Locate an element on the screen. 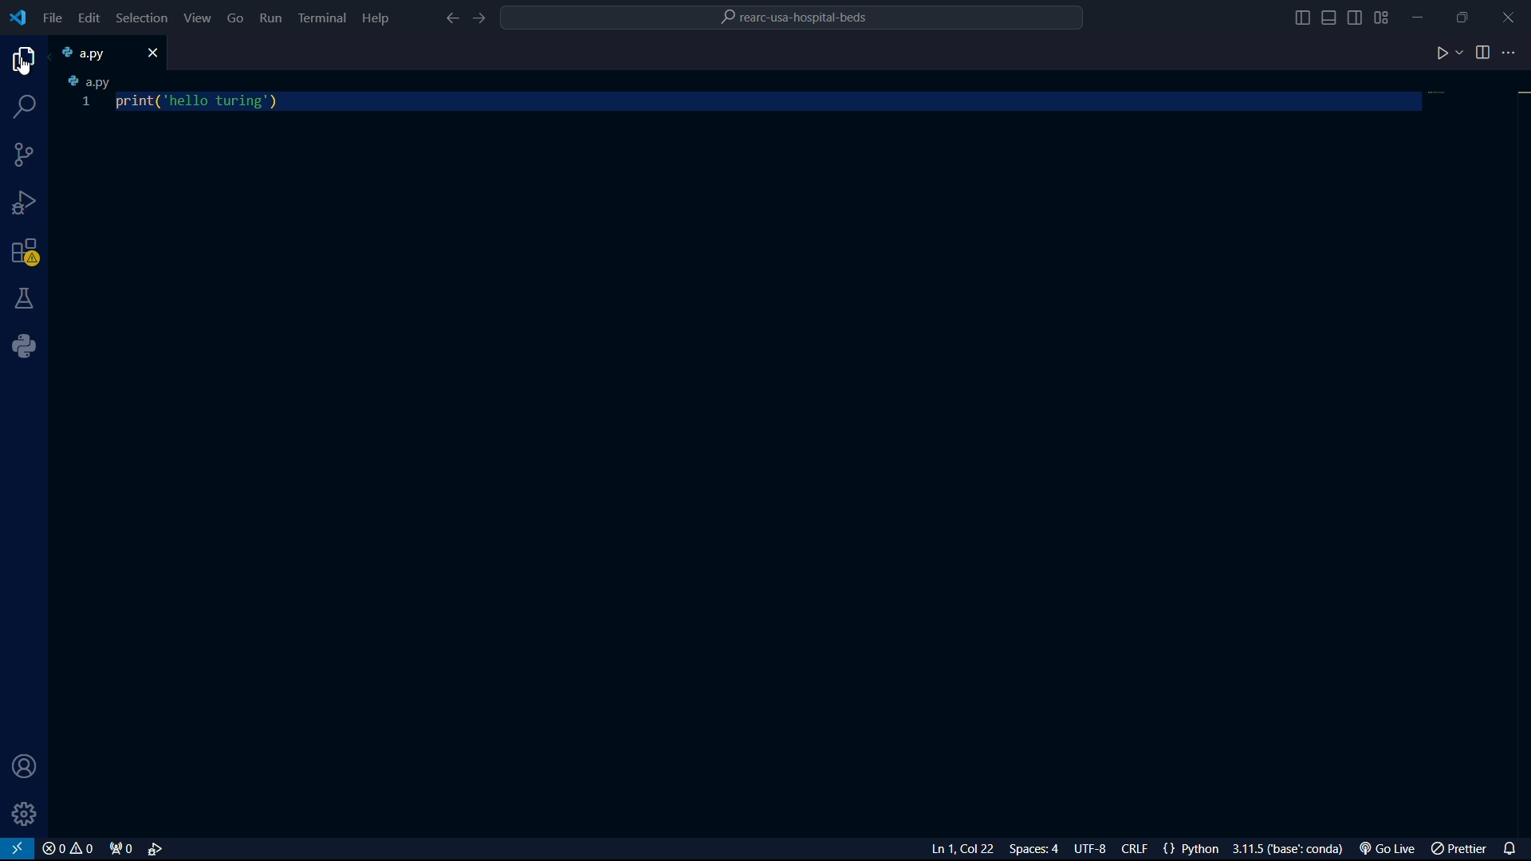  select end line of sequence is located at coordinates (1133, 849).